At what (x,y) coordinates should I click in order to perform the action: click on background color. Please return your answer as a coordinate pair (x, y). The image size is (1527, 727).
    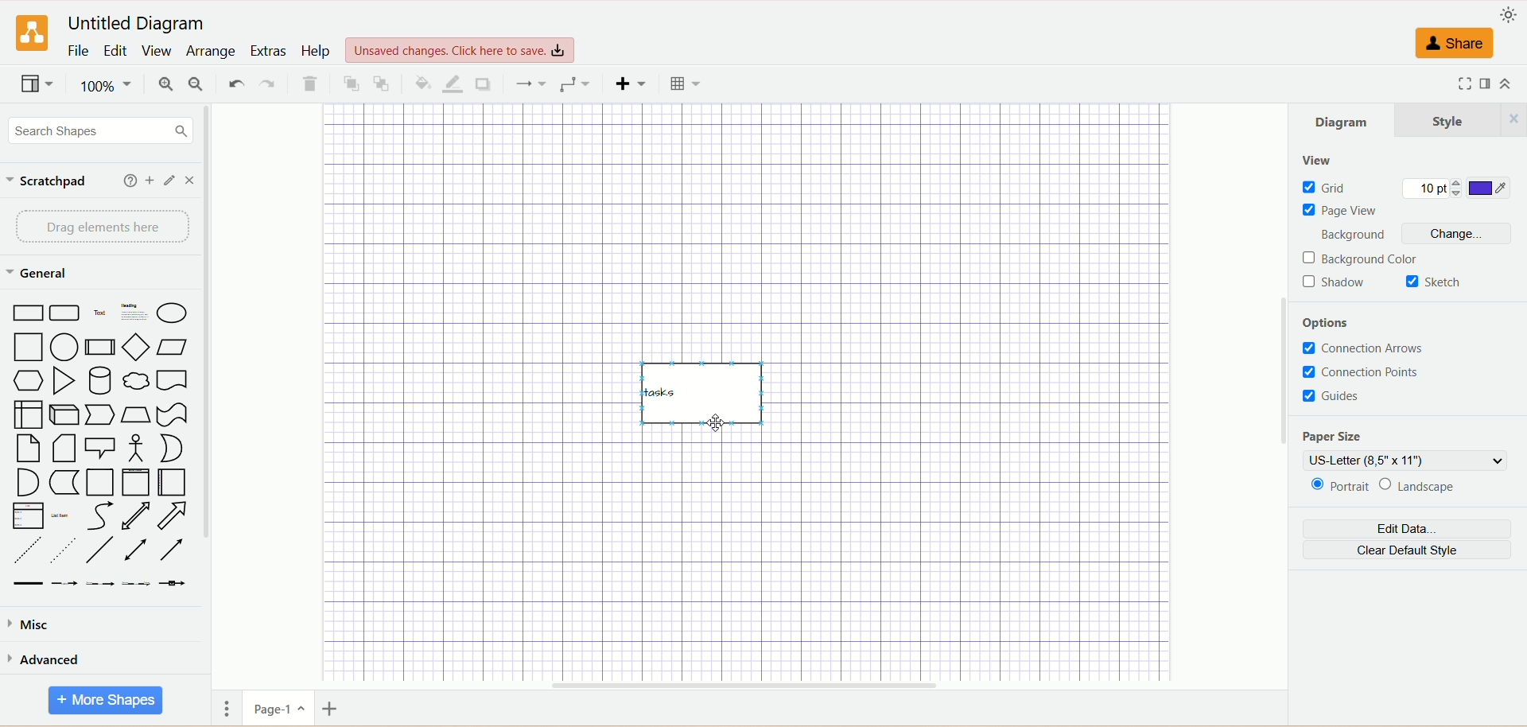
    Looking at the image, I should click on (1362, 259).